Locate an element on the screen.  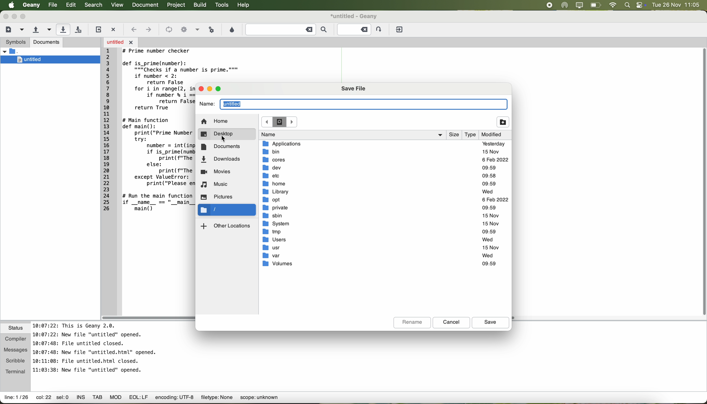
pictures is located at coordinates (219, 197).